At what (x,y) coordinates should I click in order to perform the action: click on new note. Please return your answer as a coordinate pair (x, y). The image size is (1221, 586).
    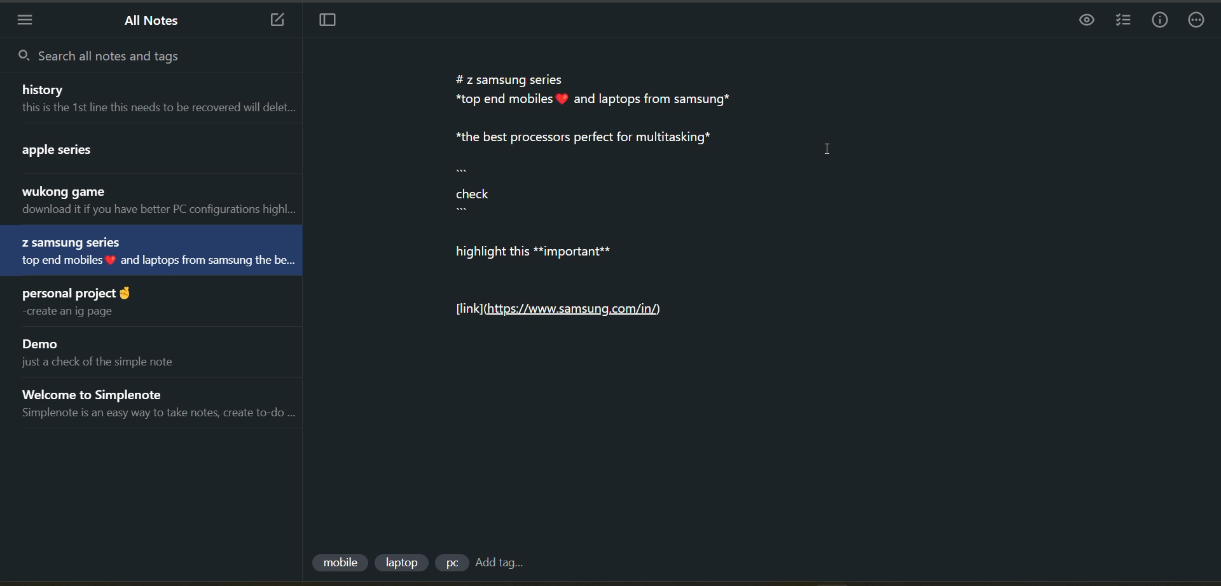
    Looking at the image, I should click on (277, 21).